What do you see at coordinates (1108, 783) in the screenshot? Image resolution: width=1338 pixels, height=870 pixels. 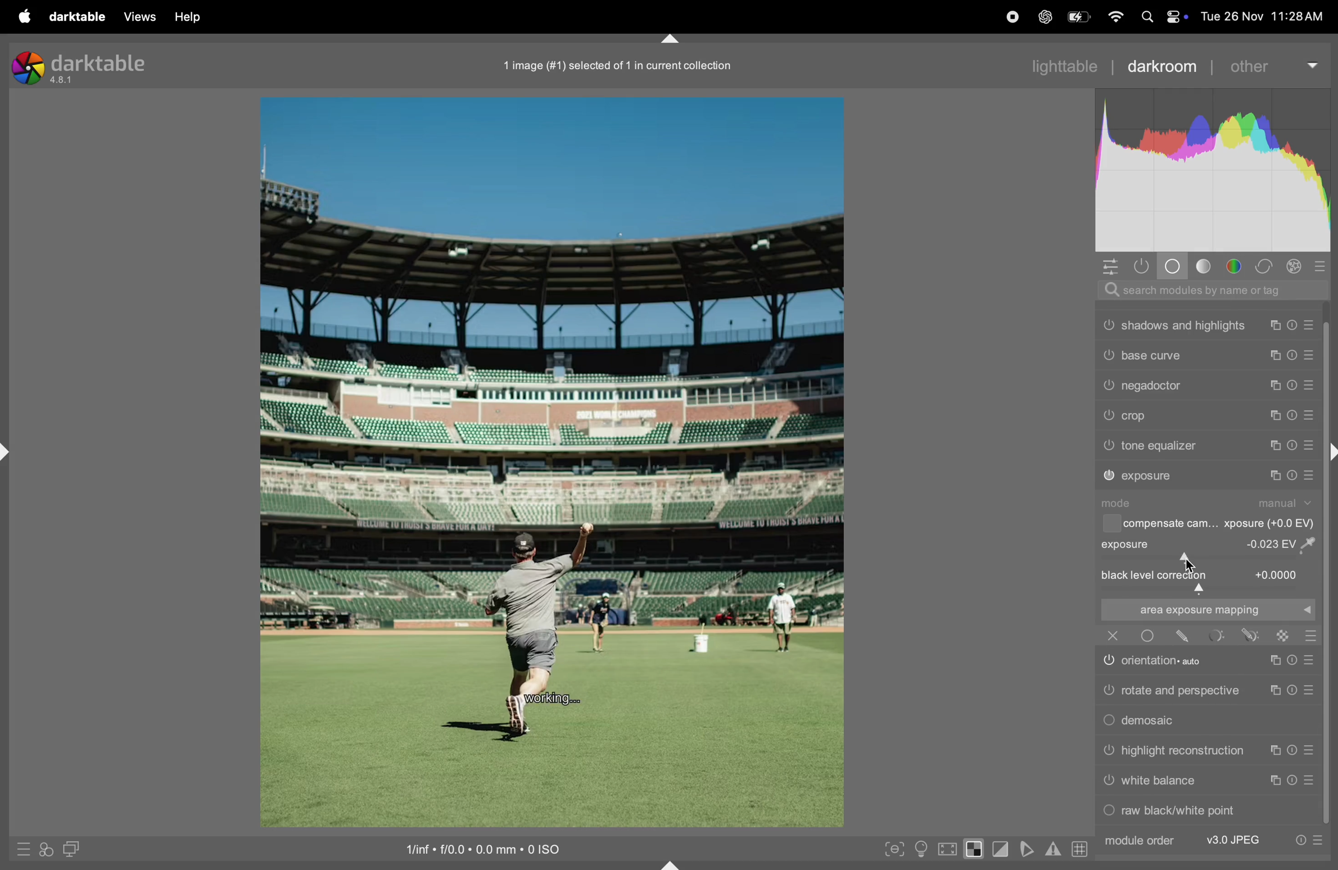 I see `Switch on or off` at bounding box center [1108, 783].